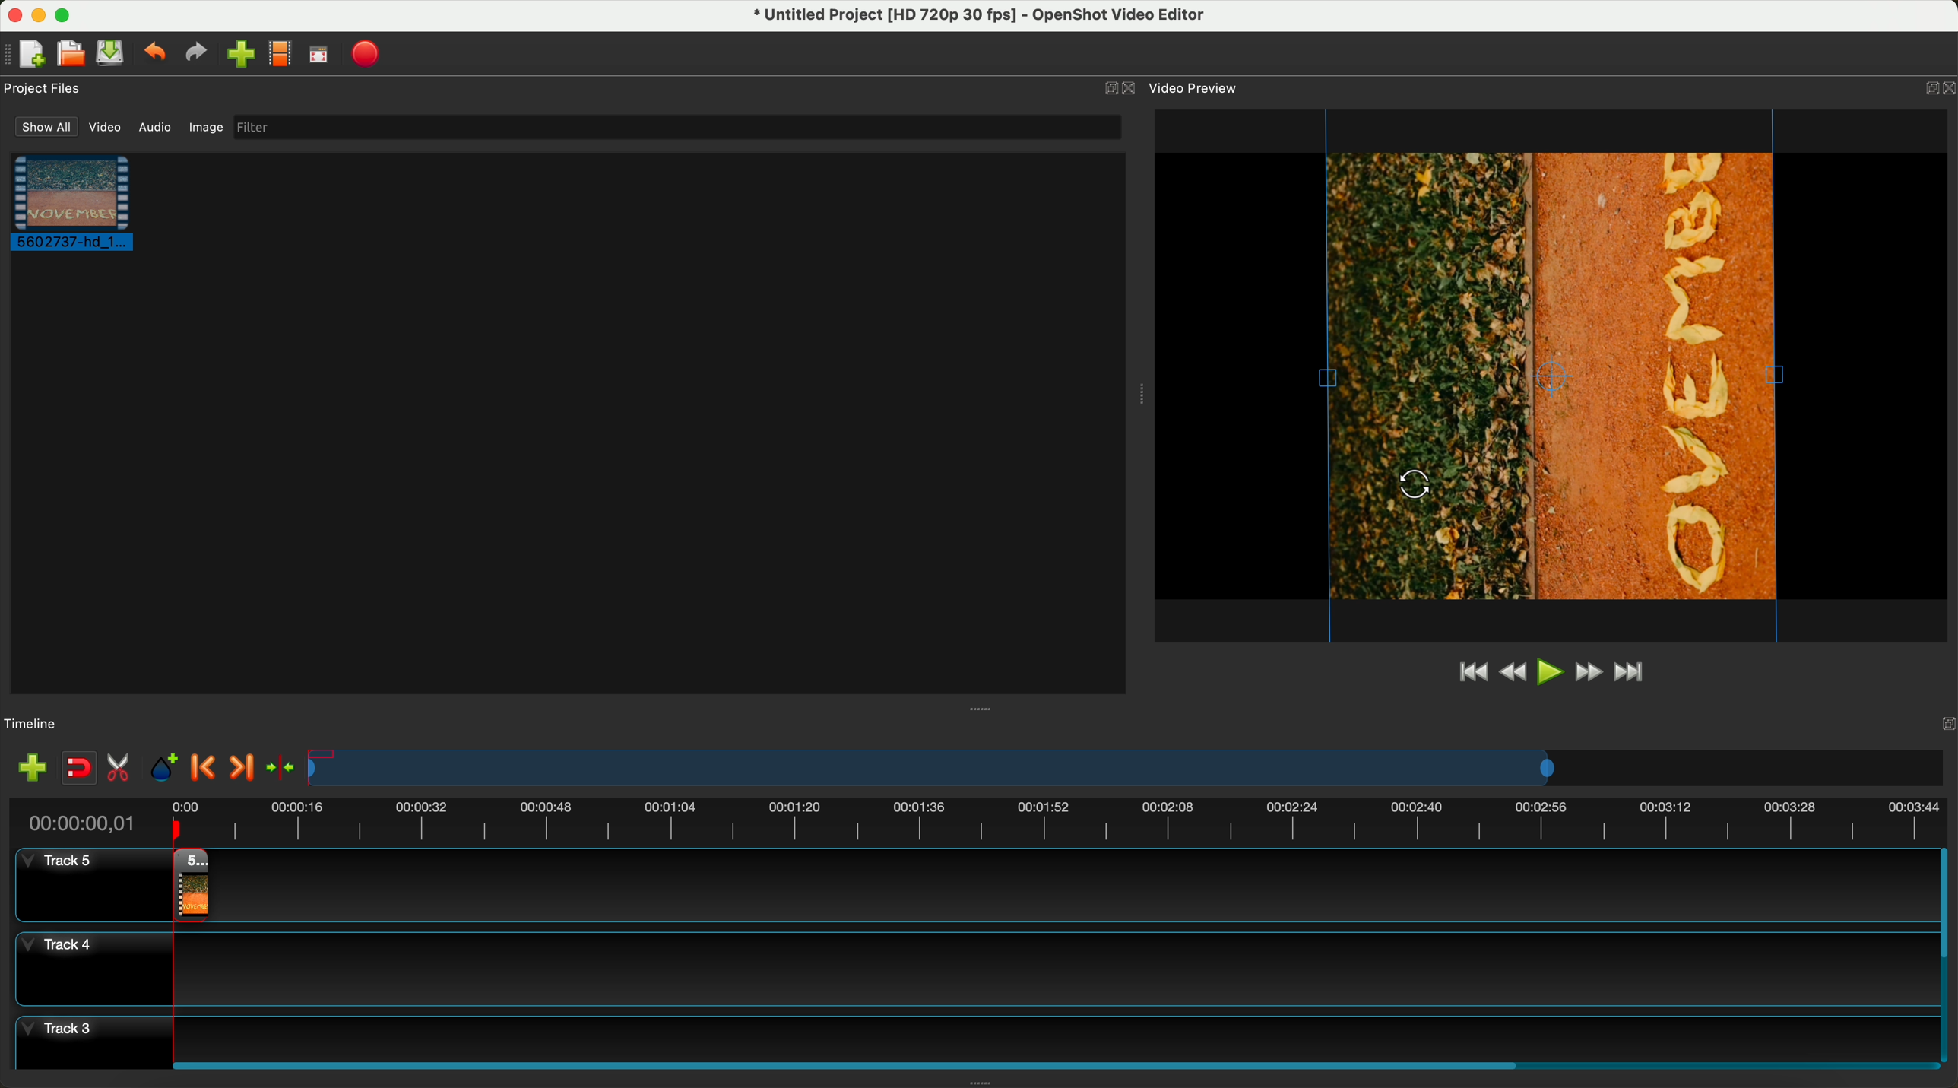  What do you see at coordinates (317, 55) in the screenshot?
I see `fullscreen` at bounding box center [317, 55].